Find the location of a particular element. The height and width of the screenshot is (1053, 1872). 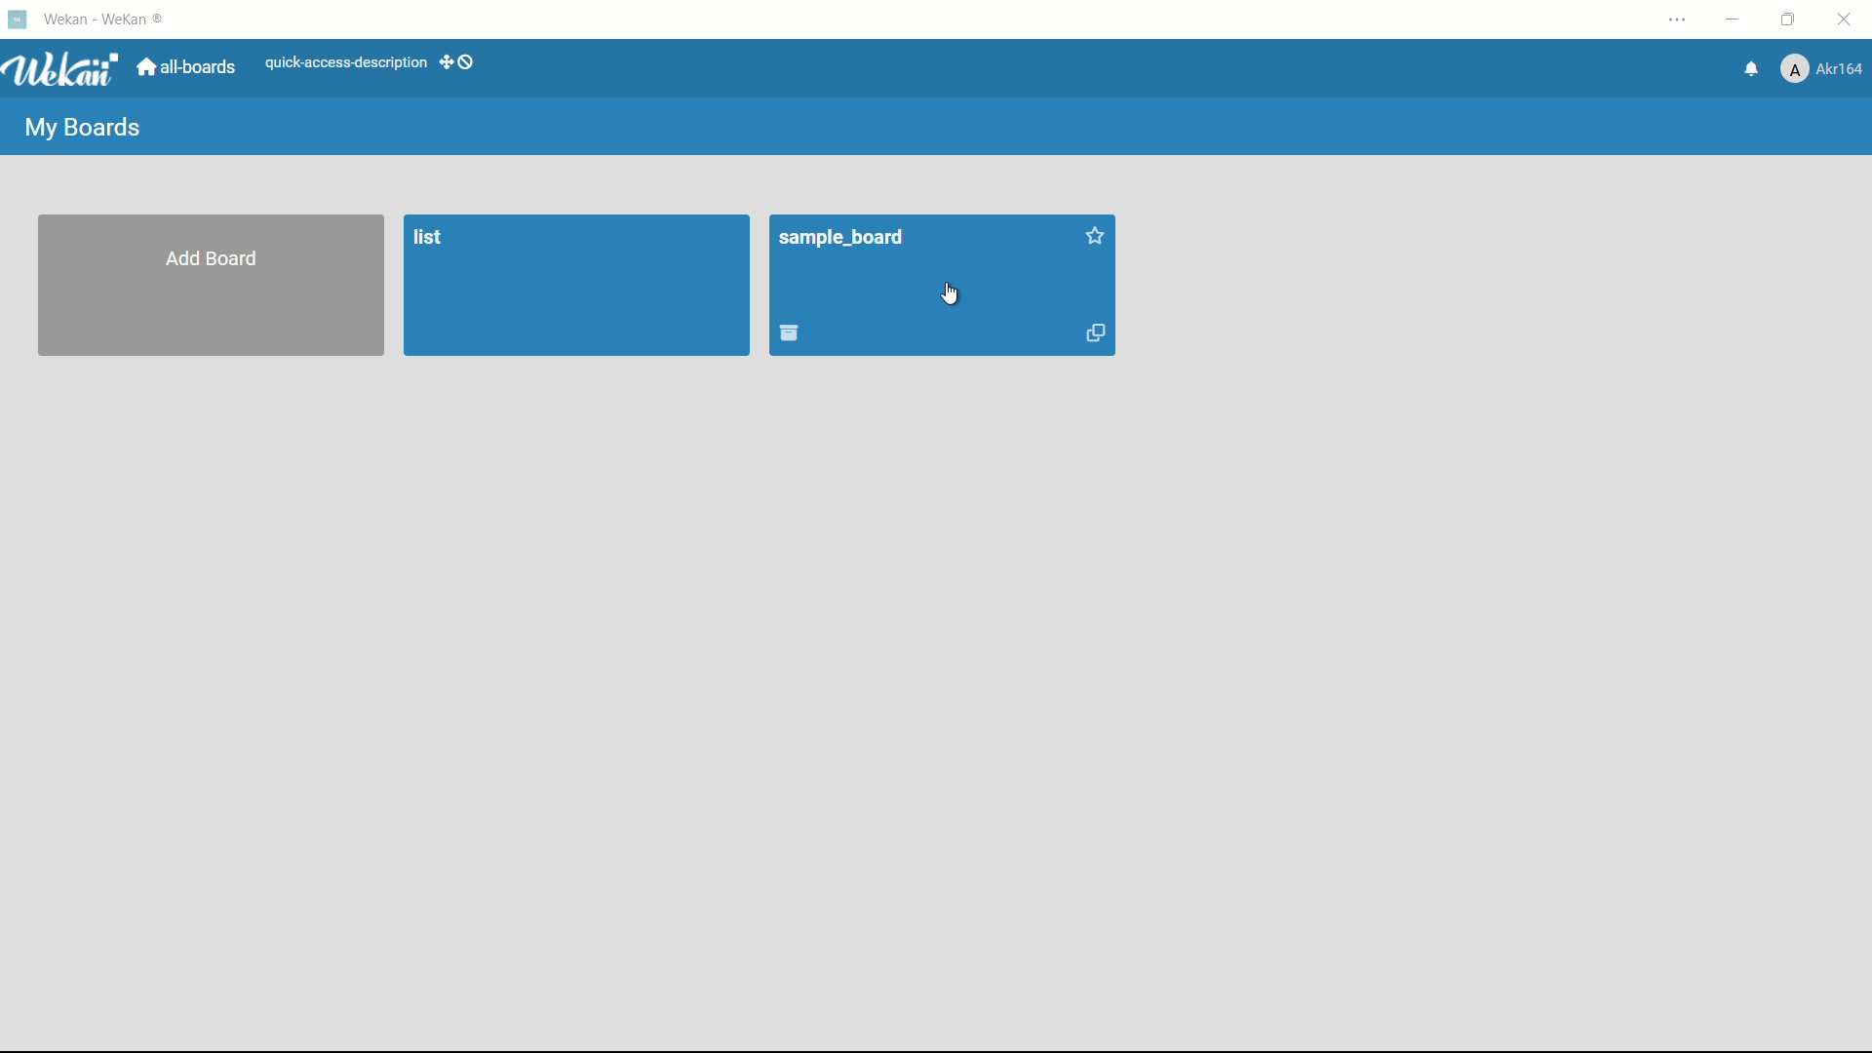

list is located at coordinates (429, 239).